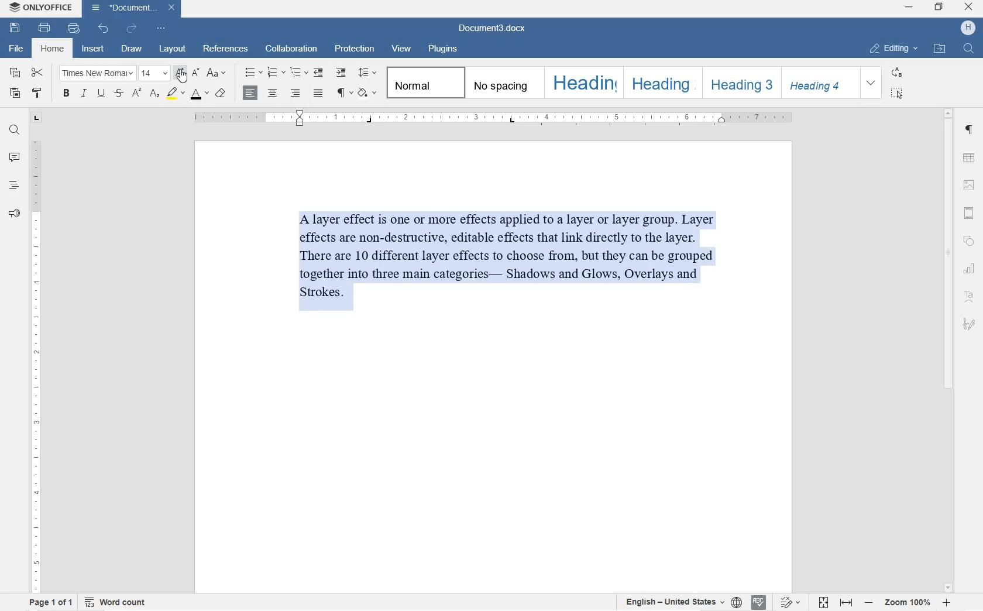 The height and width of the screenshot is (611, 983). What do you see at coordinates (52, 602) in the screenshot?
I see `page 1 of 1` at bounding box center [52, 602].